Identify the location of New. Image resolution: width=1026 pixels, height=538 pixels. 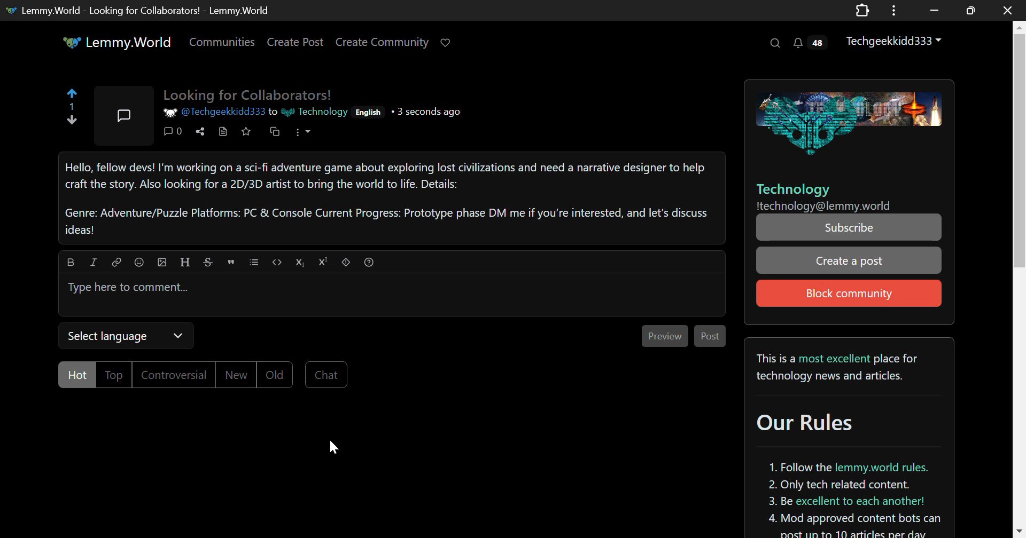
(236, 374).